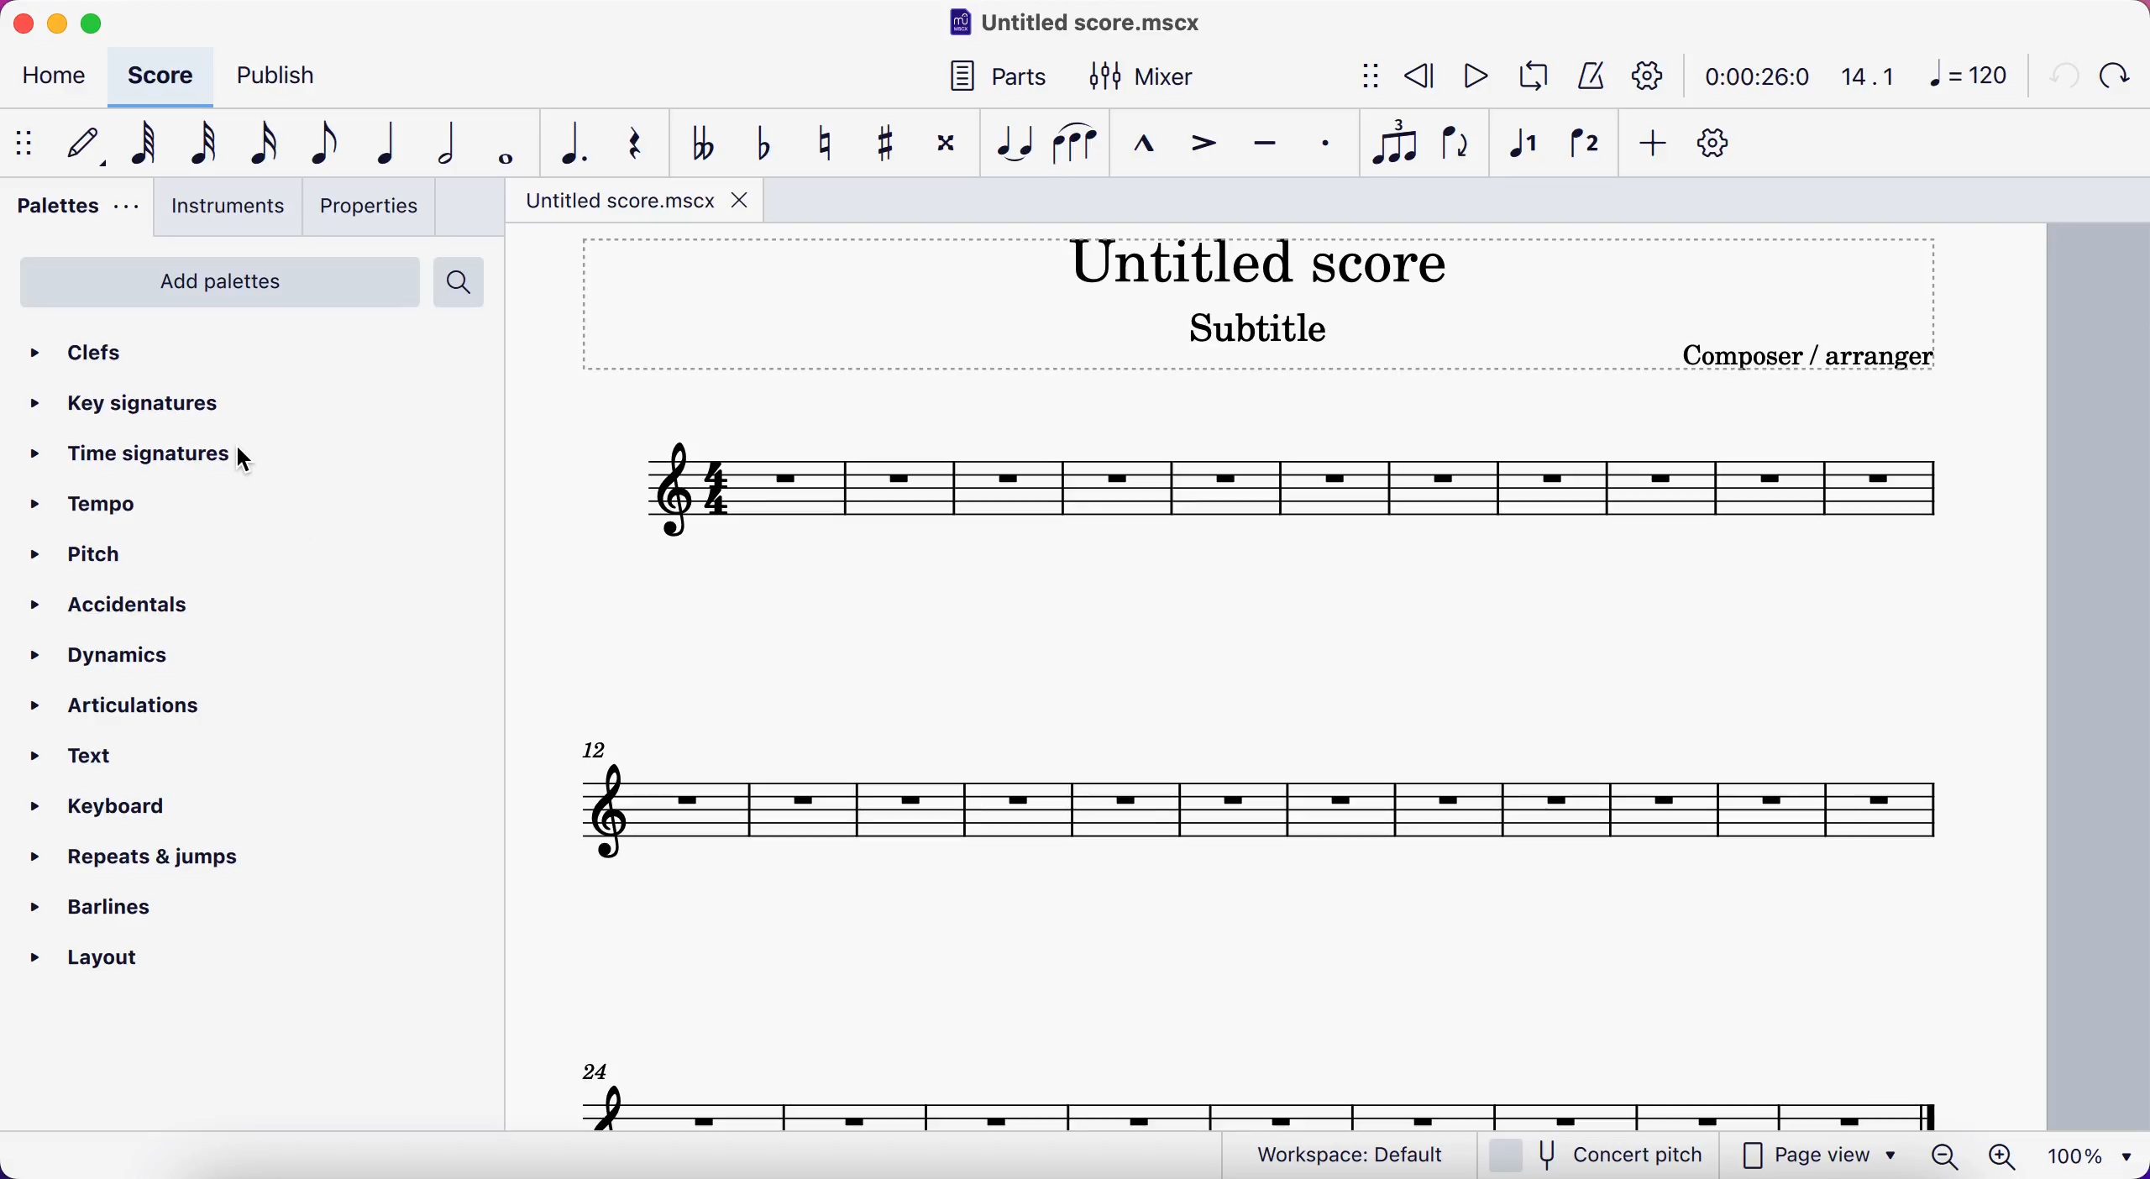 The width and height of the screenshot is (2150, 1179). I want to click on toggle flat, so click(757, 141).